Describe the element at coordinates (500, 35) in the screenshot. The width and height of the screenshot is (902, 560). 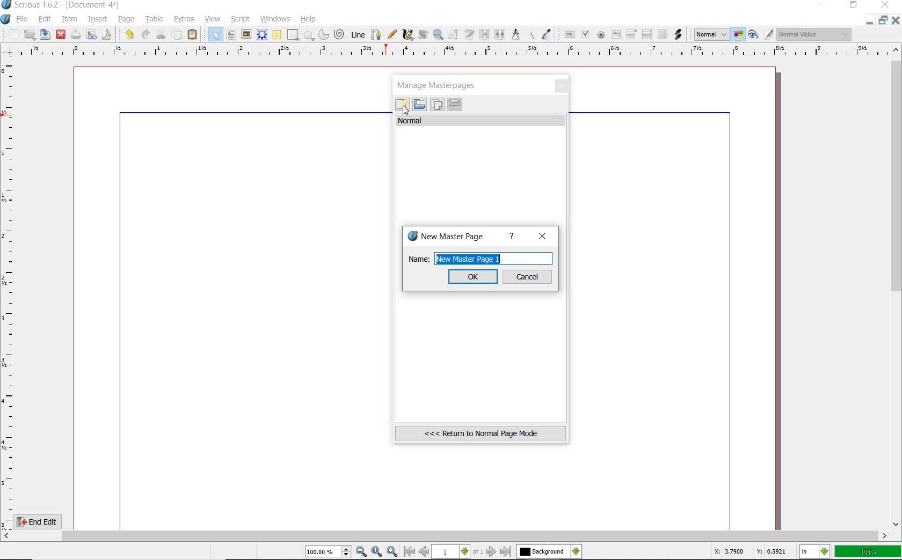
I see `unlink text frames` at that location.